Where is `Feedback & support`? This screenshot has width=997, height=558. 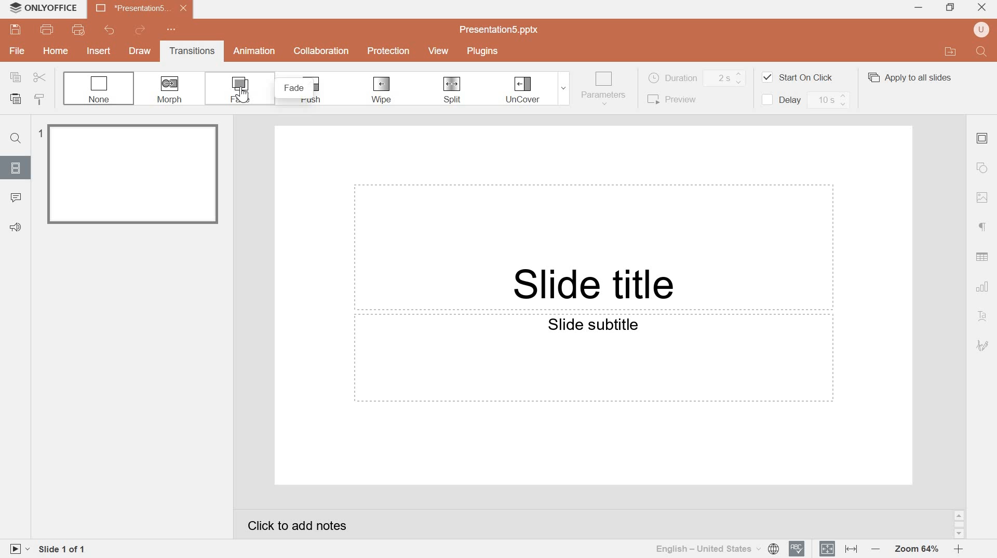 Feedback & support is located at coordinates (17, 228).